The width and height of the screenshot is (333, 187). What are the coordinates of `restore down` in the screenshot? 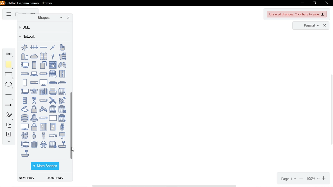 It's located at (314, 3).